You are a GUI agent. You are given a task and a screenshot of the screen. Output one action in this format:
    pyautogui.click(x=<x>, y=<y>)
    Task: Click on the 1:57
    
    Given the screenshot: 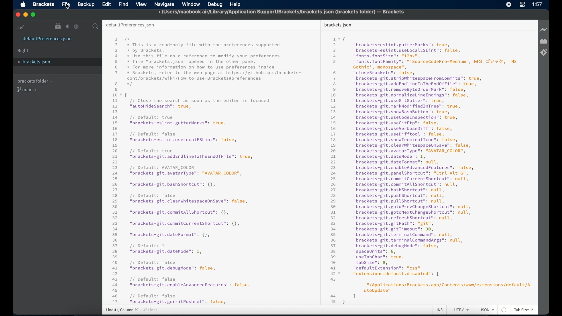 What is the action you would take?
    pyautogui.click(x=537, y=4)
    